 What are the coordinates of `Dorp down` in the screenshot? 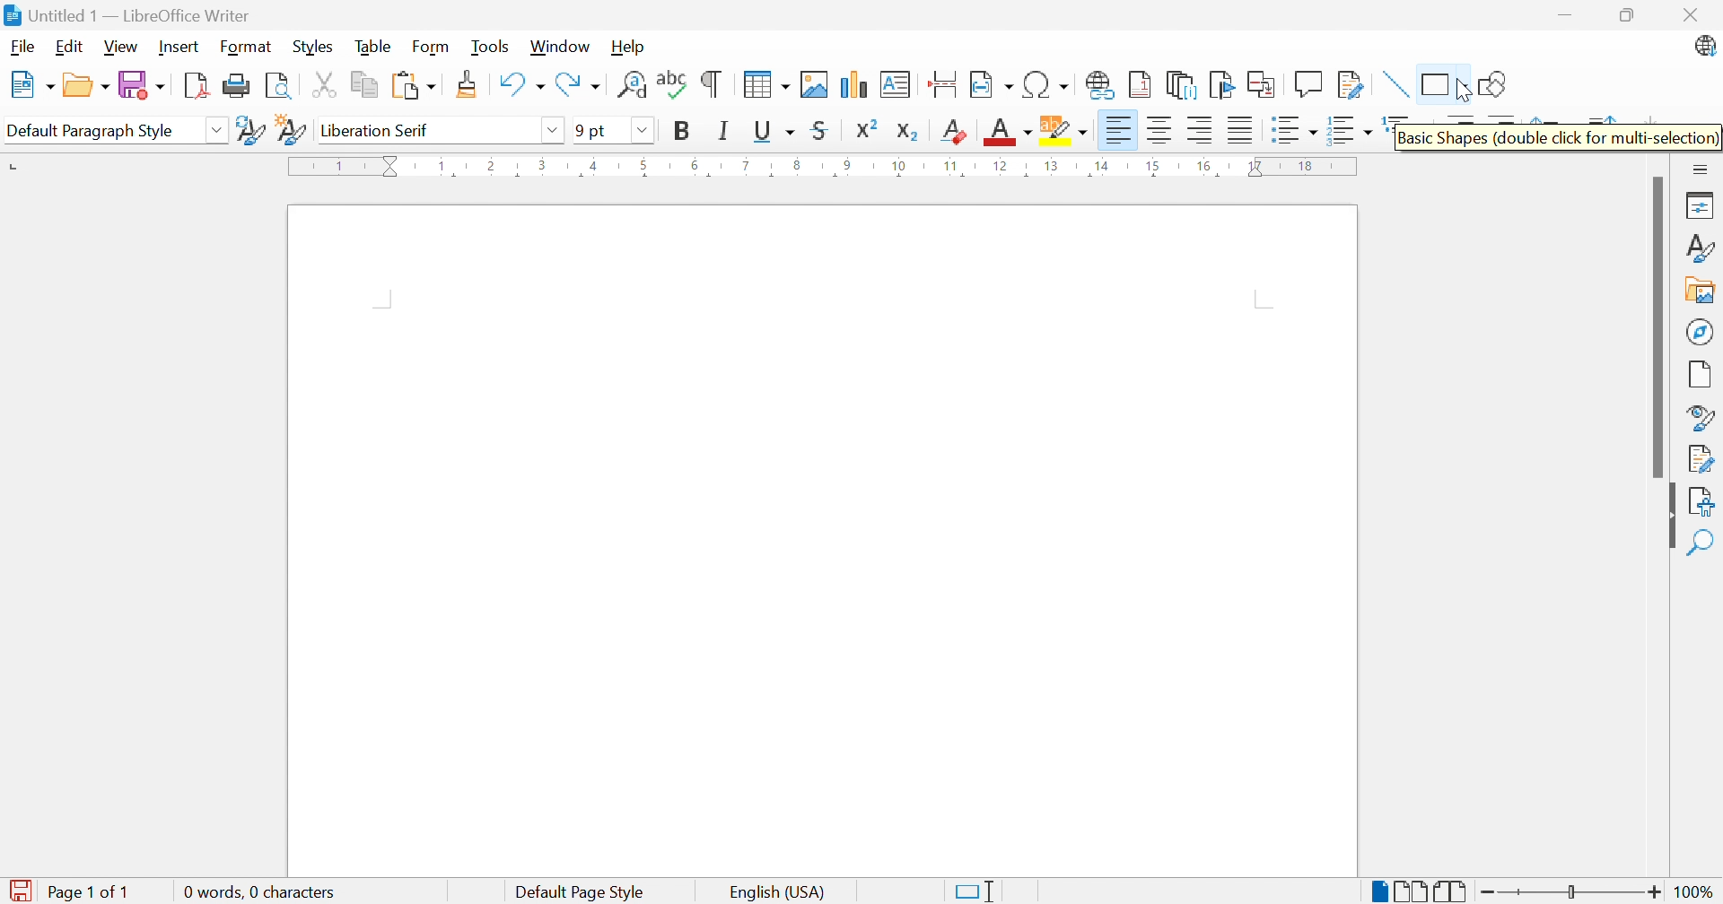 It's located at (555, 129).